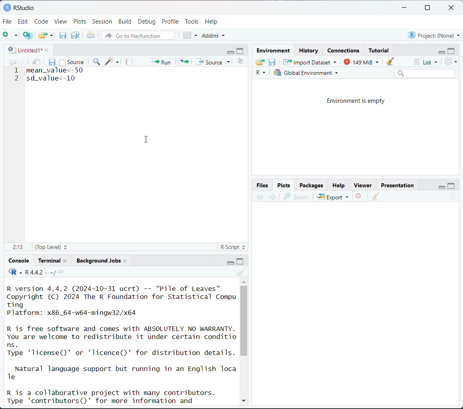  What do you see at coordinates (148, 140) in the screenshot?
I see `cursor` at bounding box center [148, 140].